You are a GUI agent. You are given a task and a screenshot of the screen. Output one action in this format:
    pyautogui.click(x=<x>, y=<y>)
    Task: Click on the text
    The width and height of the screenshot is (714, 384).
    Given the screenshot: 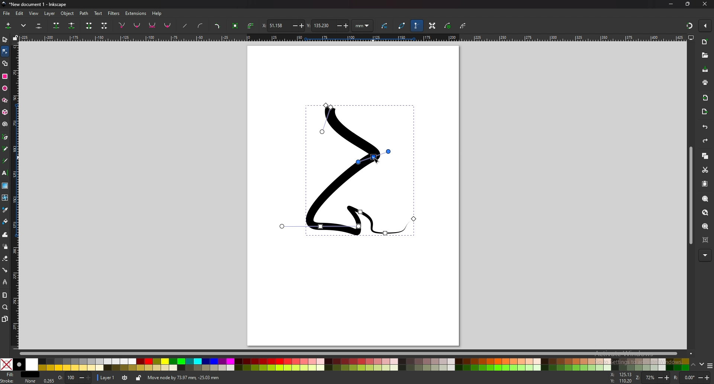 What is the action you would take?
    pyautogui.click(x=98, y=13)
    